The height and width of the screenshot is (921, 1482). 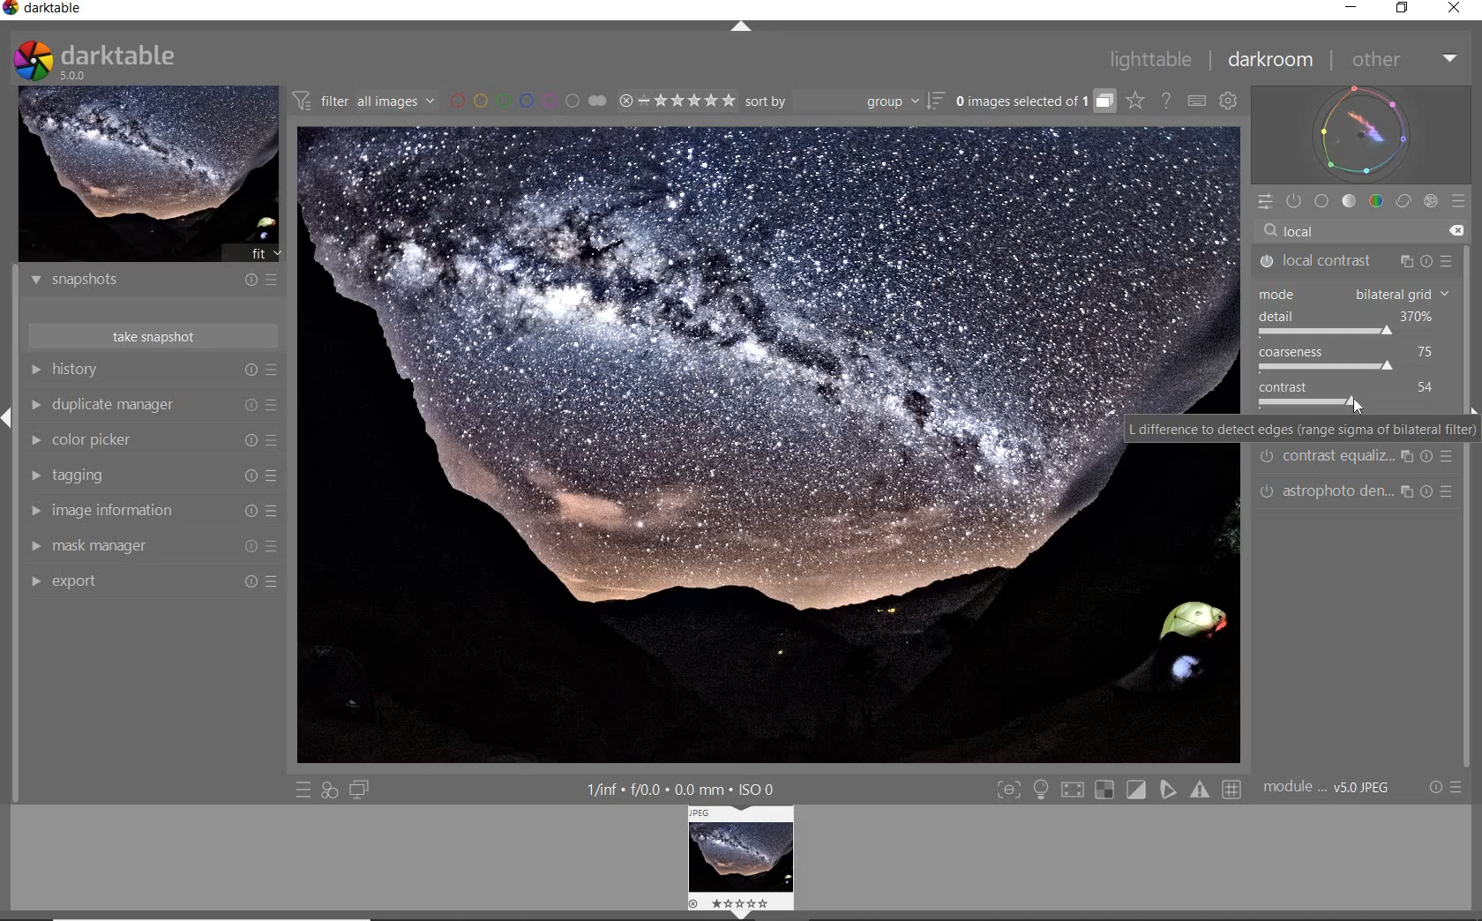 What do you see at coordinates (847, 101) in the screenshot?
I see `SORT` at bounding box center [847, 101].